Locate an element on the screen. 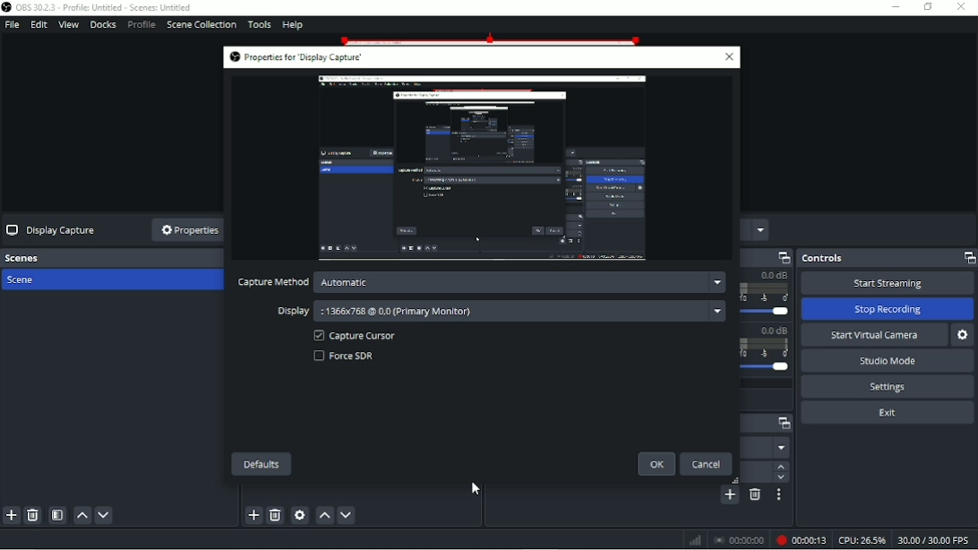  Cancel is located at coordinates (706, 464).